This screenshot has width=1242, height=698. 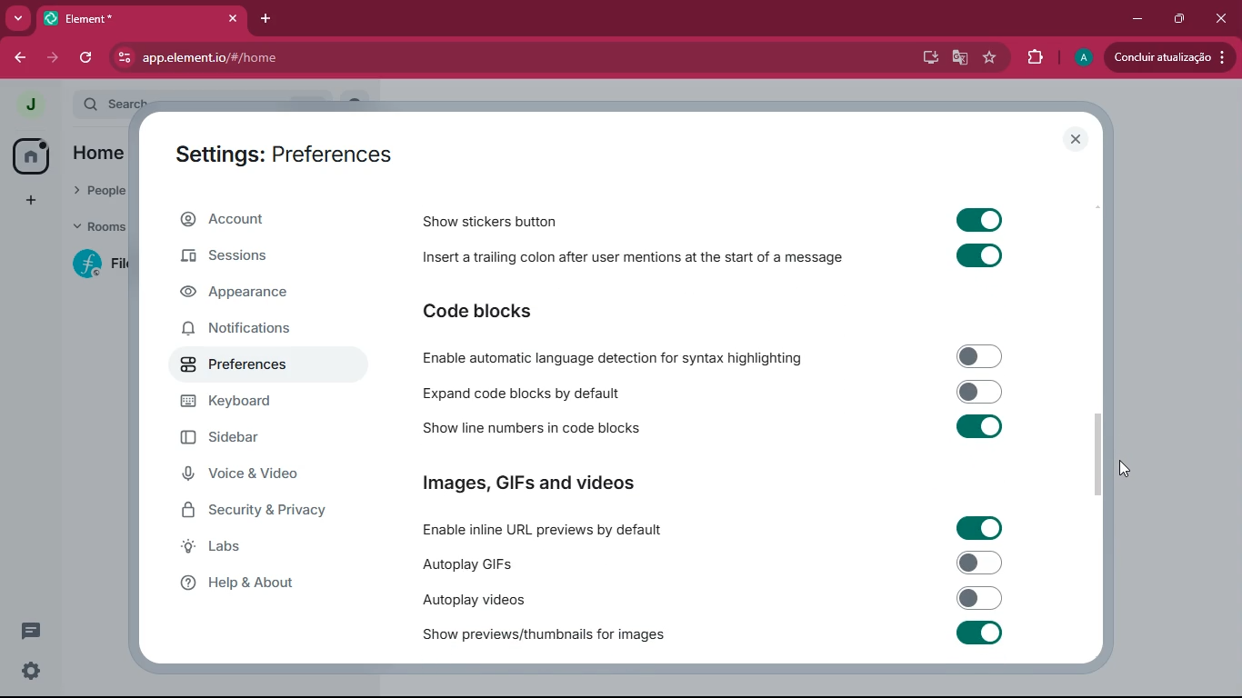 What do you see at coordinates (132, 19) in the screenshot?
I see `tab` at bounding box center [132, 19].